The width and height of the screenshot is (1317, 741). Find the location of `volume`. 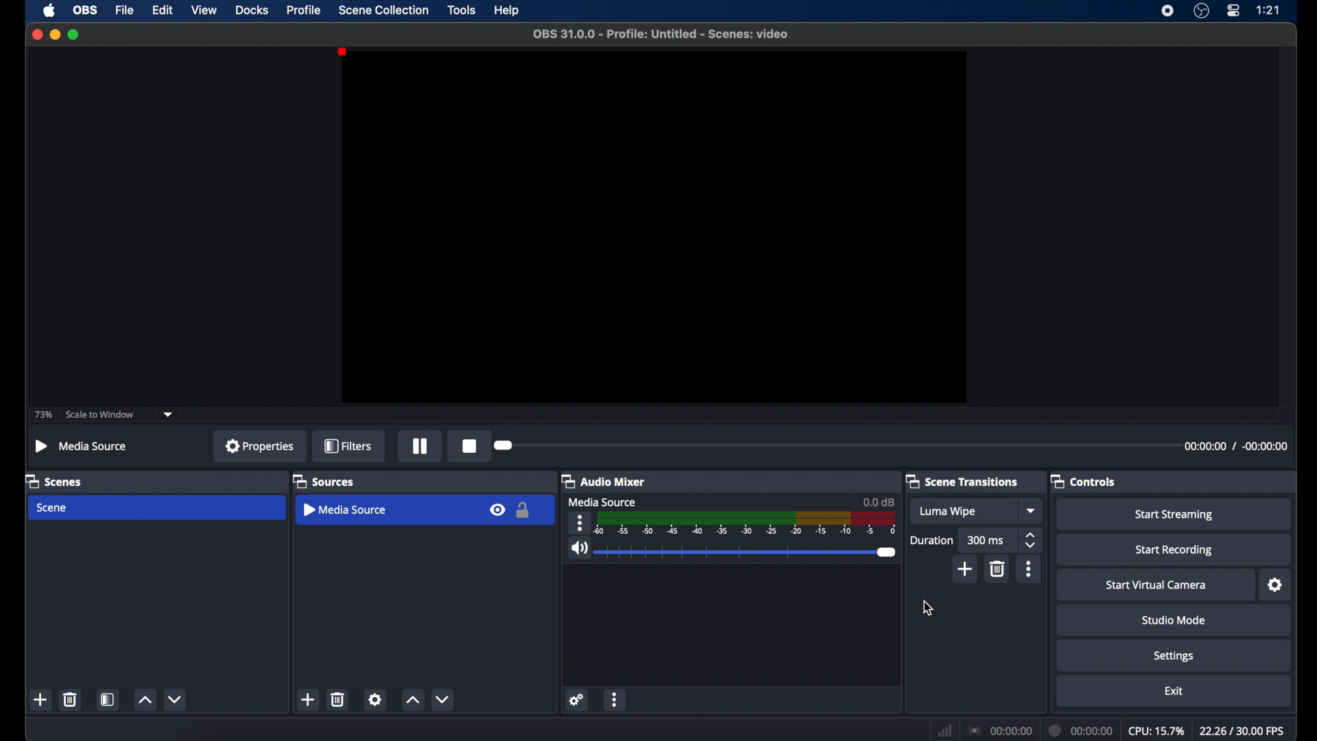

volume is located at coordinates (580, 548).